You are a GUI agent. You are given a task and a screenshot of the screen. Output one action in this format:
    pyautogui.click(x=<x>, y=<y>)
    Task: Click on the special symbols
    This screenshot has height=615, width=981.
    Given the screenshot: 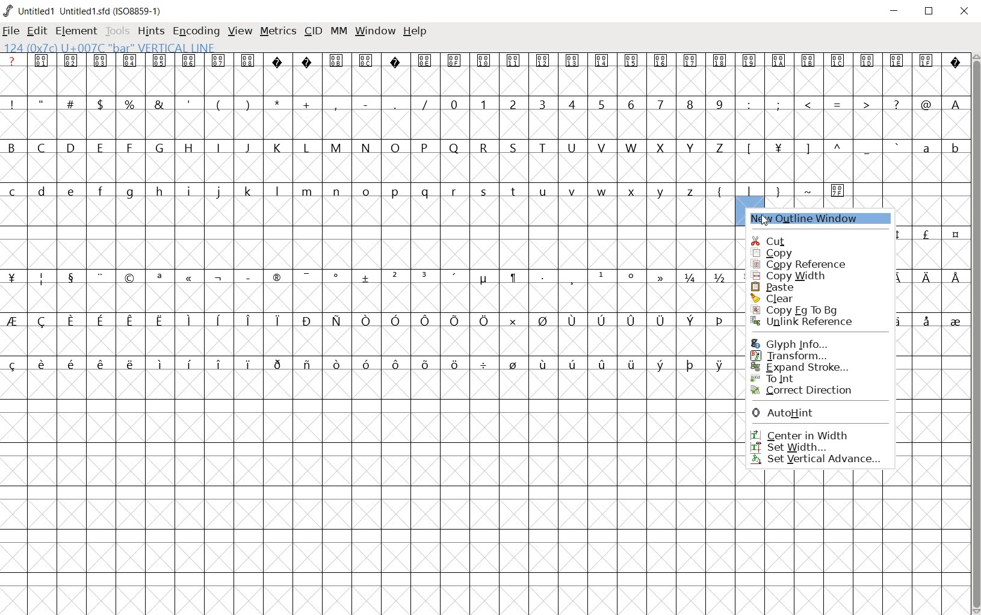 What is the action you would take?
    pyautogui.click(x=367, y=277)
    